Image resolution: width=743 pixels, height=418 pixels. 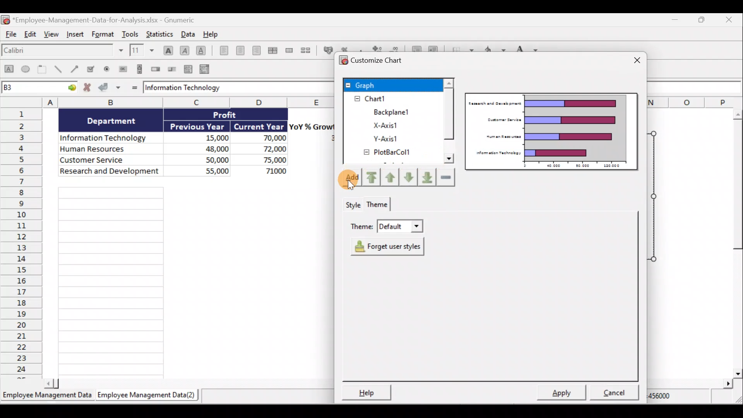 I want to click on Split a merged range of cells, so click(x=309, y=51).